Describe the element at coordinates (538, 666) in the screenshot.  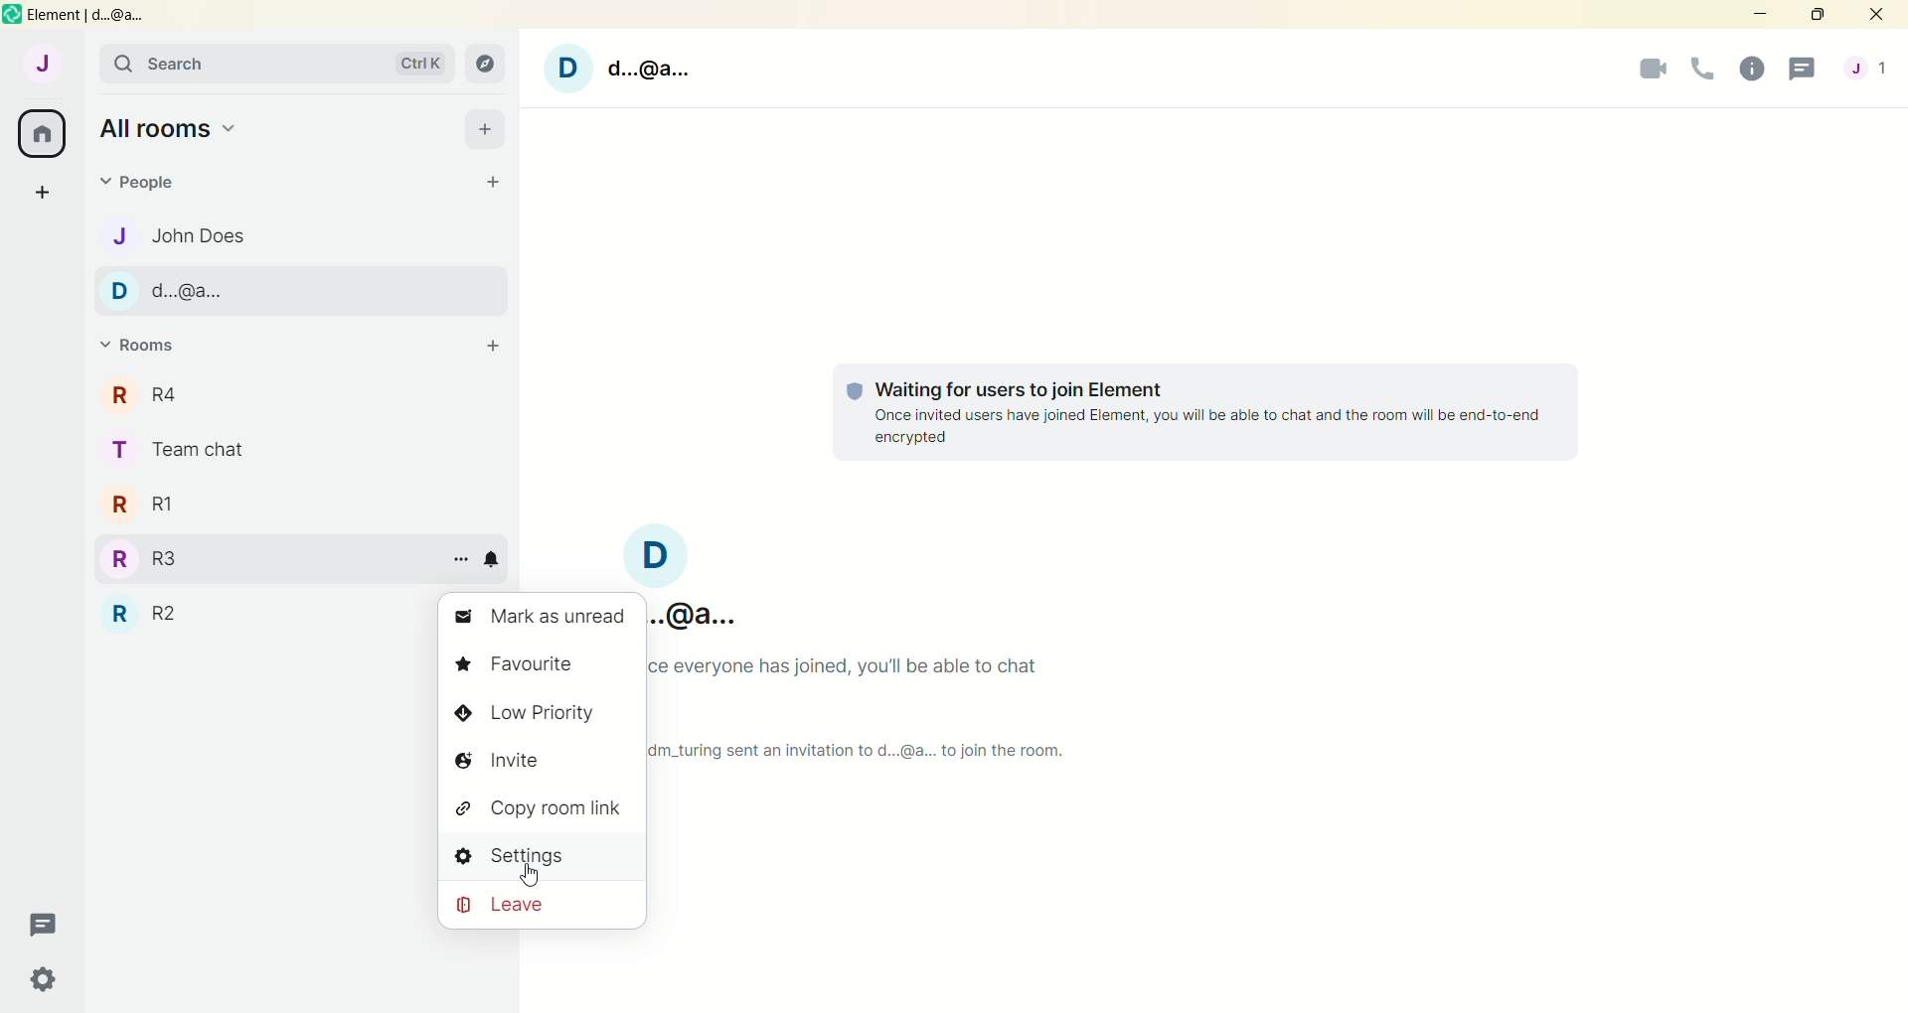
I see `favorite` at that location.